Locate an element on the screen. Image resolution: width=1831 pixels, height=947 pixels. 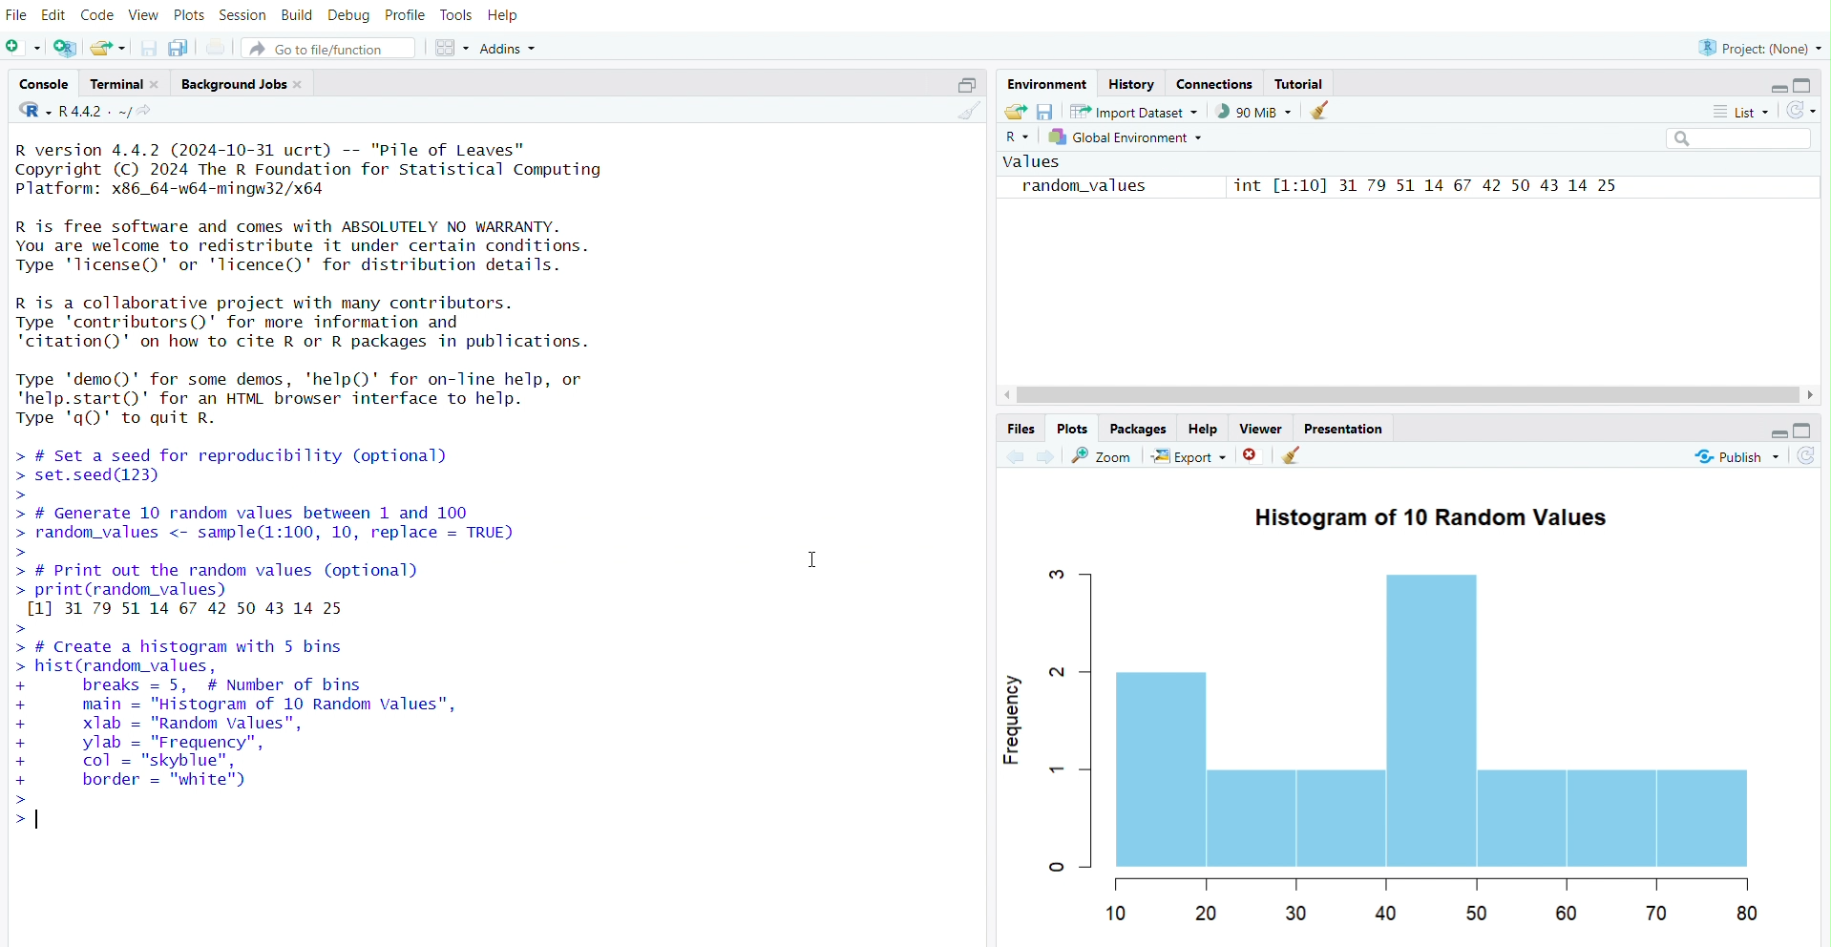
clear all plots is located at coordinates (1295, 455).